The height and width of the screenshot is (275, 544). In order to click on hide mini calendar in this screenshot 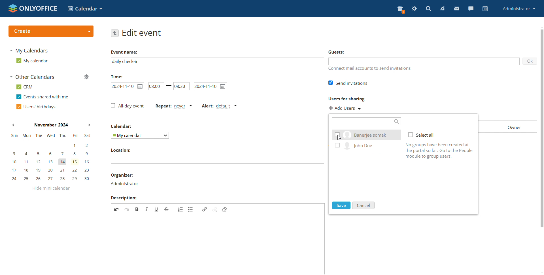, I will do `click(50, 189)`.